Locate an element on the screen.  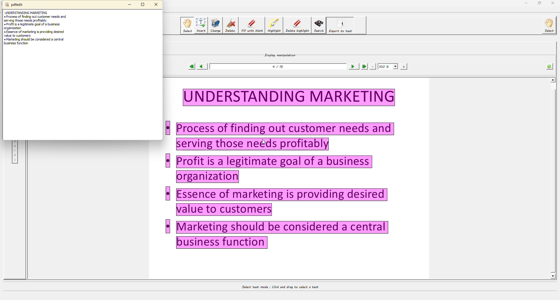
 is located at coordinates (167, 160).